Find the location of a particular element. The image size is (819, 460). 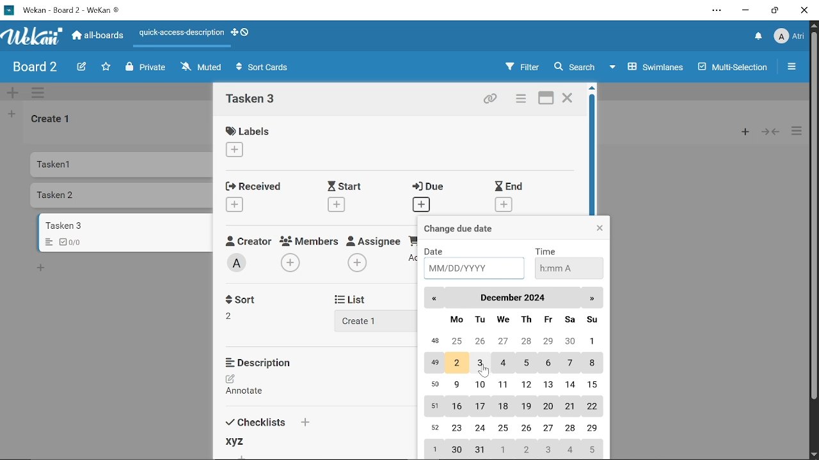

Add assignee is located at coordinates (357, 263).